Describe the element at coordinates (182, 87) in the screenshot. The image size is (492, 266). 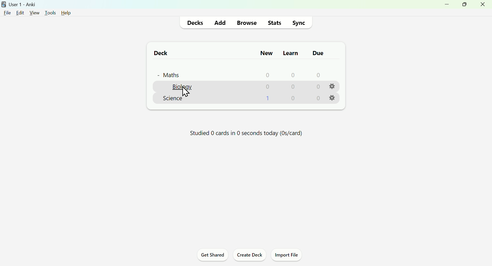
I see `Biology` at that location.